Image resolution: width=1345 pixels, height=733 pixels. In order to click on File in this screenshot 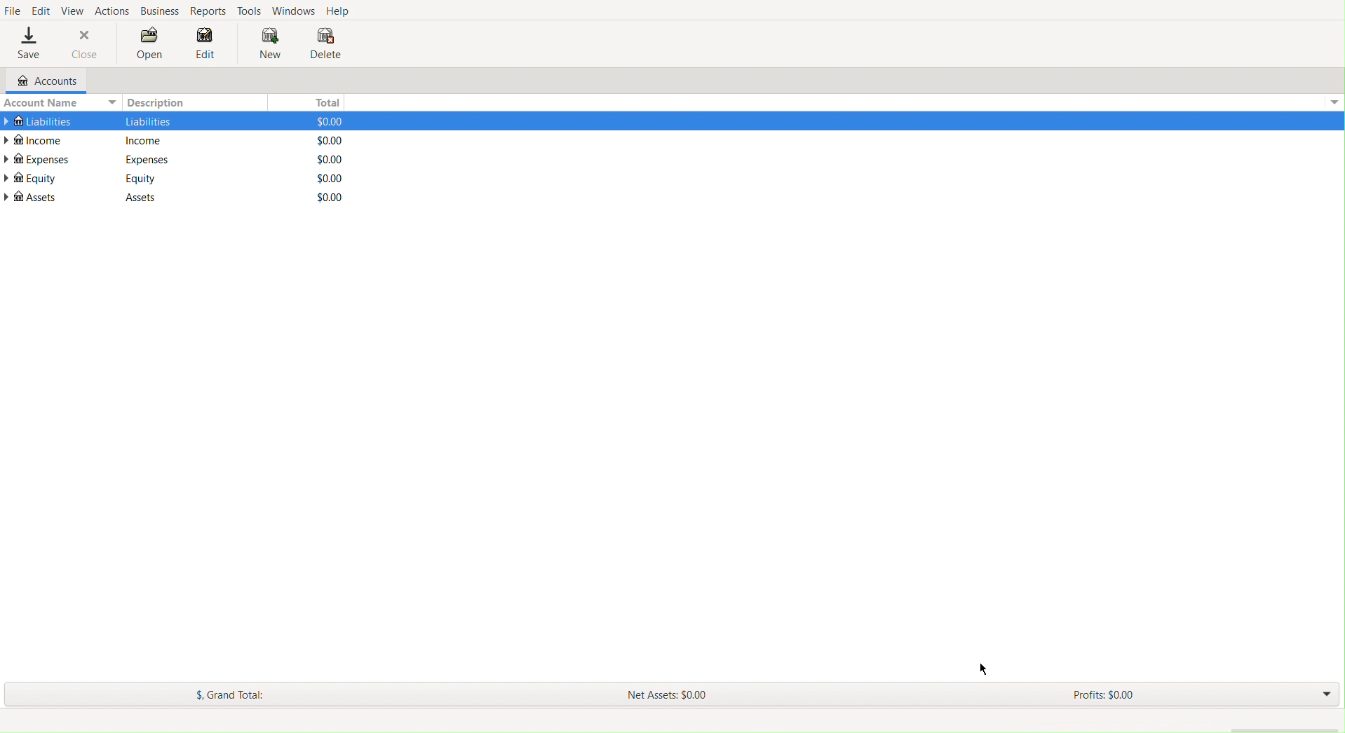, I will do `click(13, 11)`.